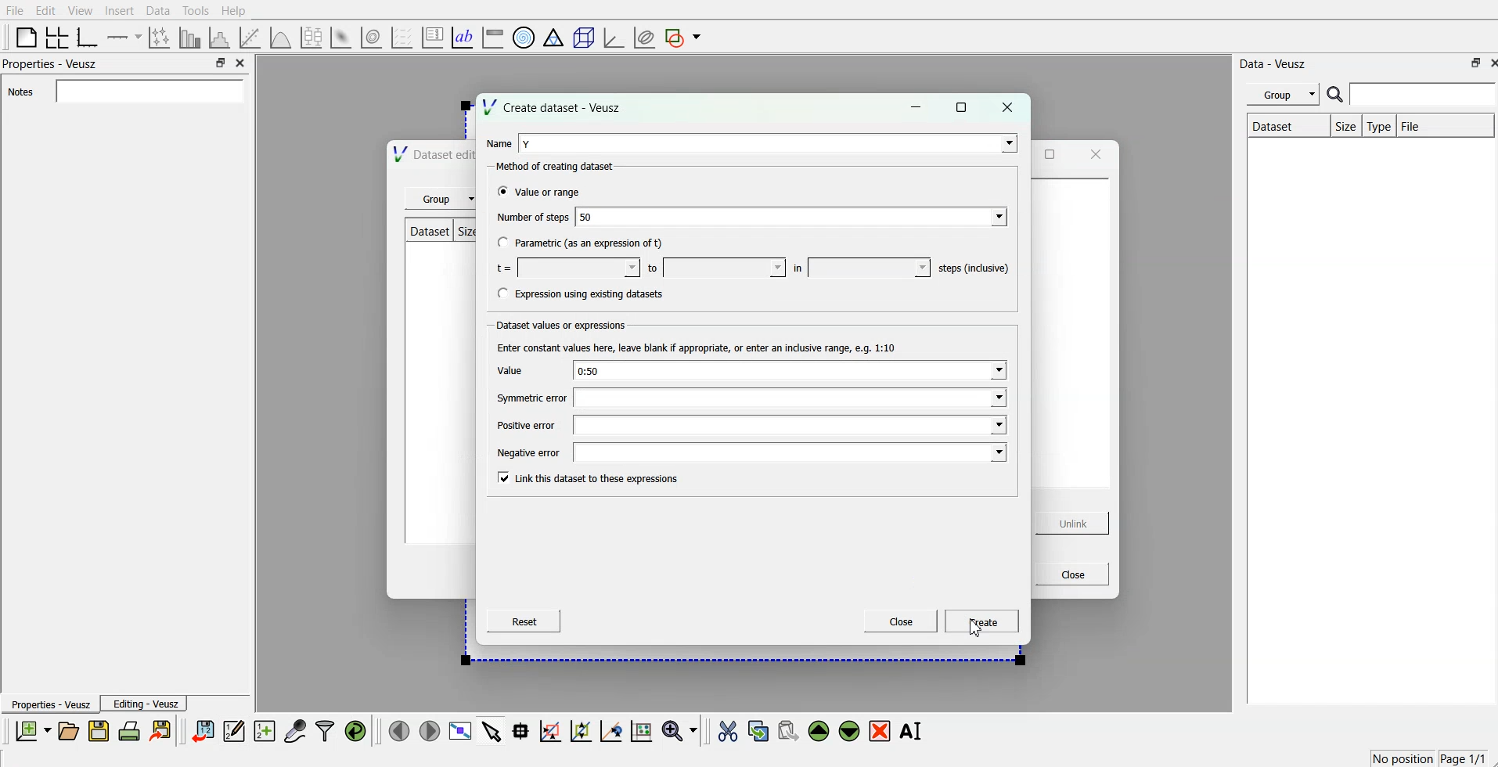  Describe the element at coordinates (758, 732) in the screenshot. I see `copy the selected widgets` at that location.